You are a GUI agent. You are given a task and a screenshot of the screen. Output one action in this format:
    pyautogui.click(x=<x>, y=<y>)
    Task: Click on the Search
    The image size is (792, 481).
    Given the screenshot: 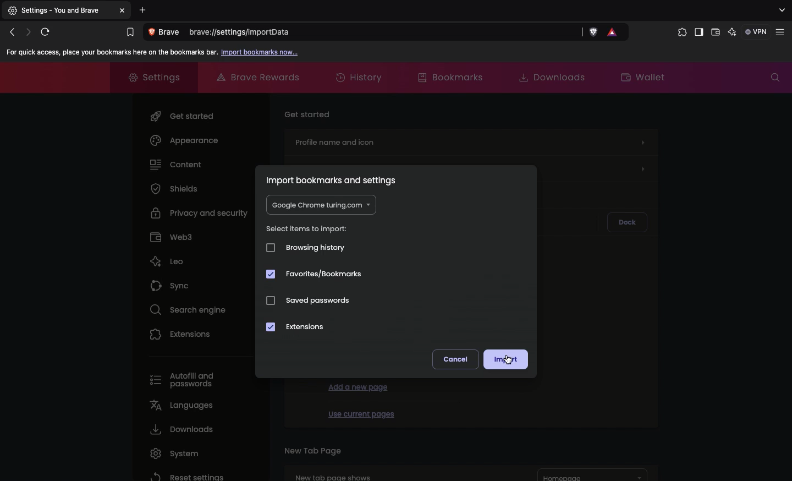 What is the action you would take?
    pyautogui.click(x=775, y=78)
    